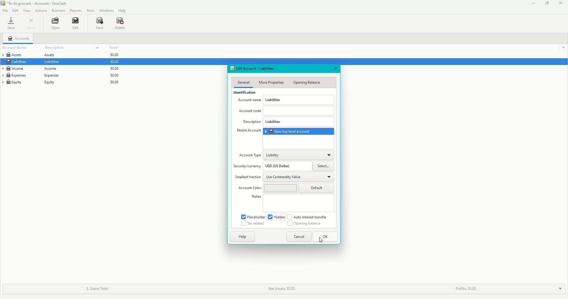 This screenshot has width=568, height=299. What do you see at coordinates (248, 177) in the screenshot?
I see `Smallest fraction` at bounding box center [248, 177].